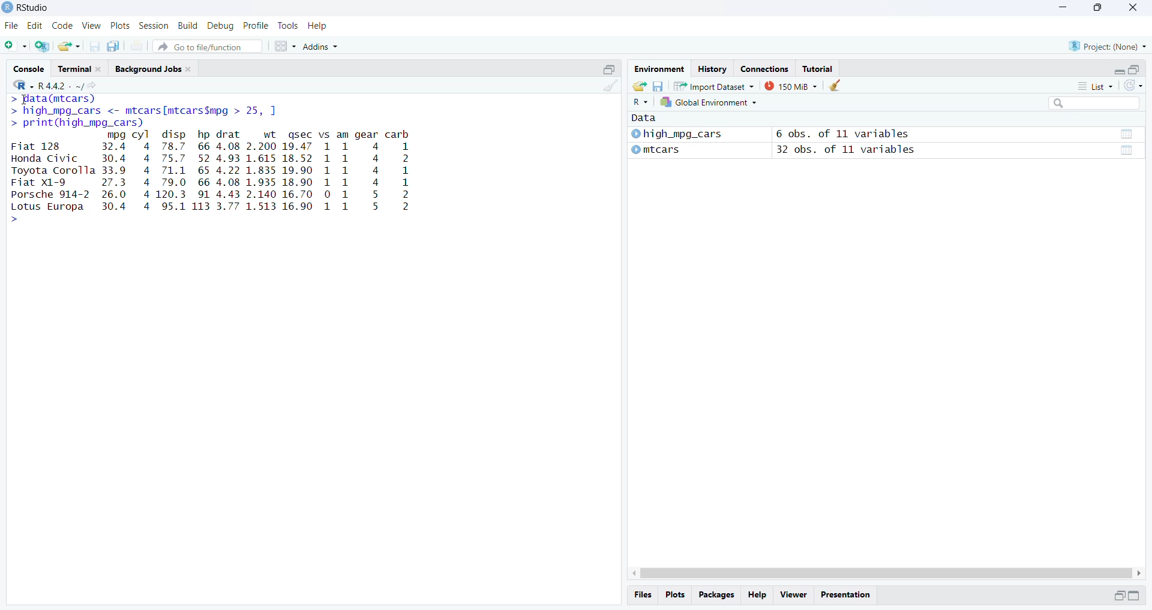  Describe the element at coordinates (765, 68) in the screenshot. I see `Connections` at that location.